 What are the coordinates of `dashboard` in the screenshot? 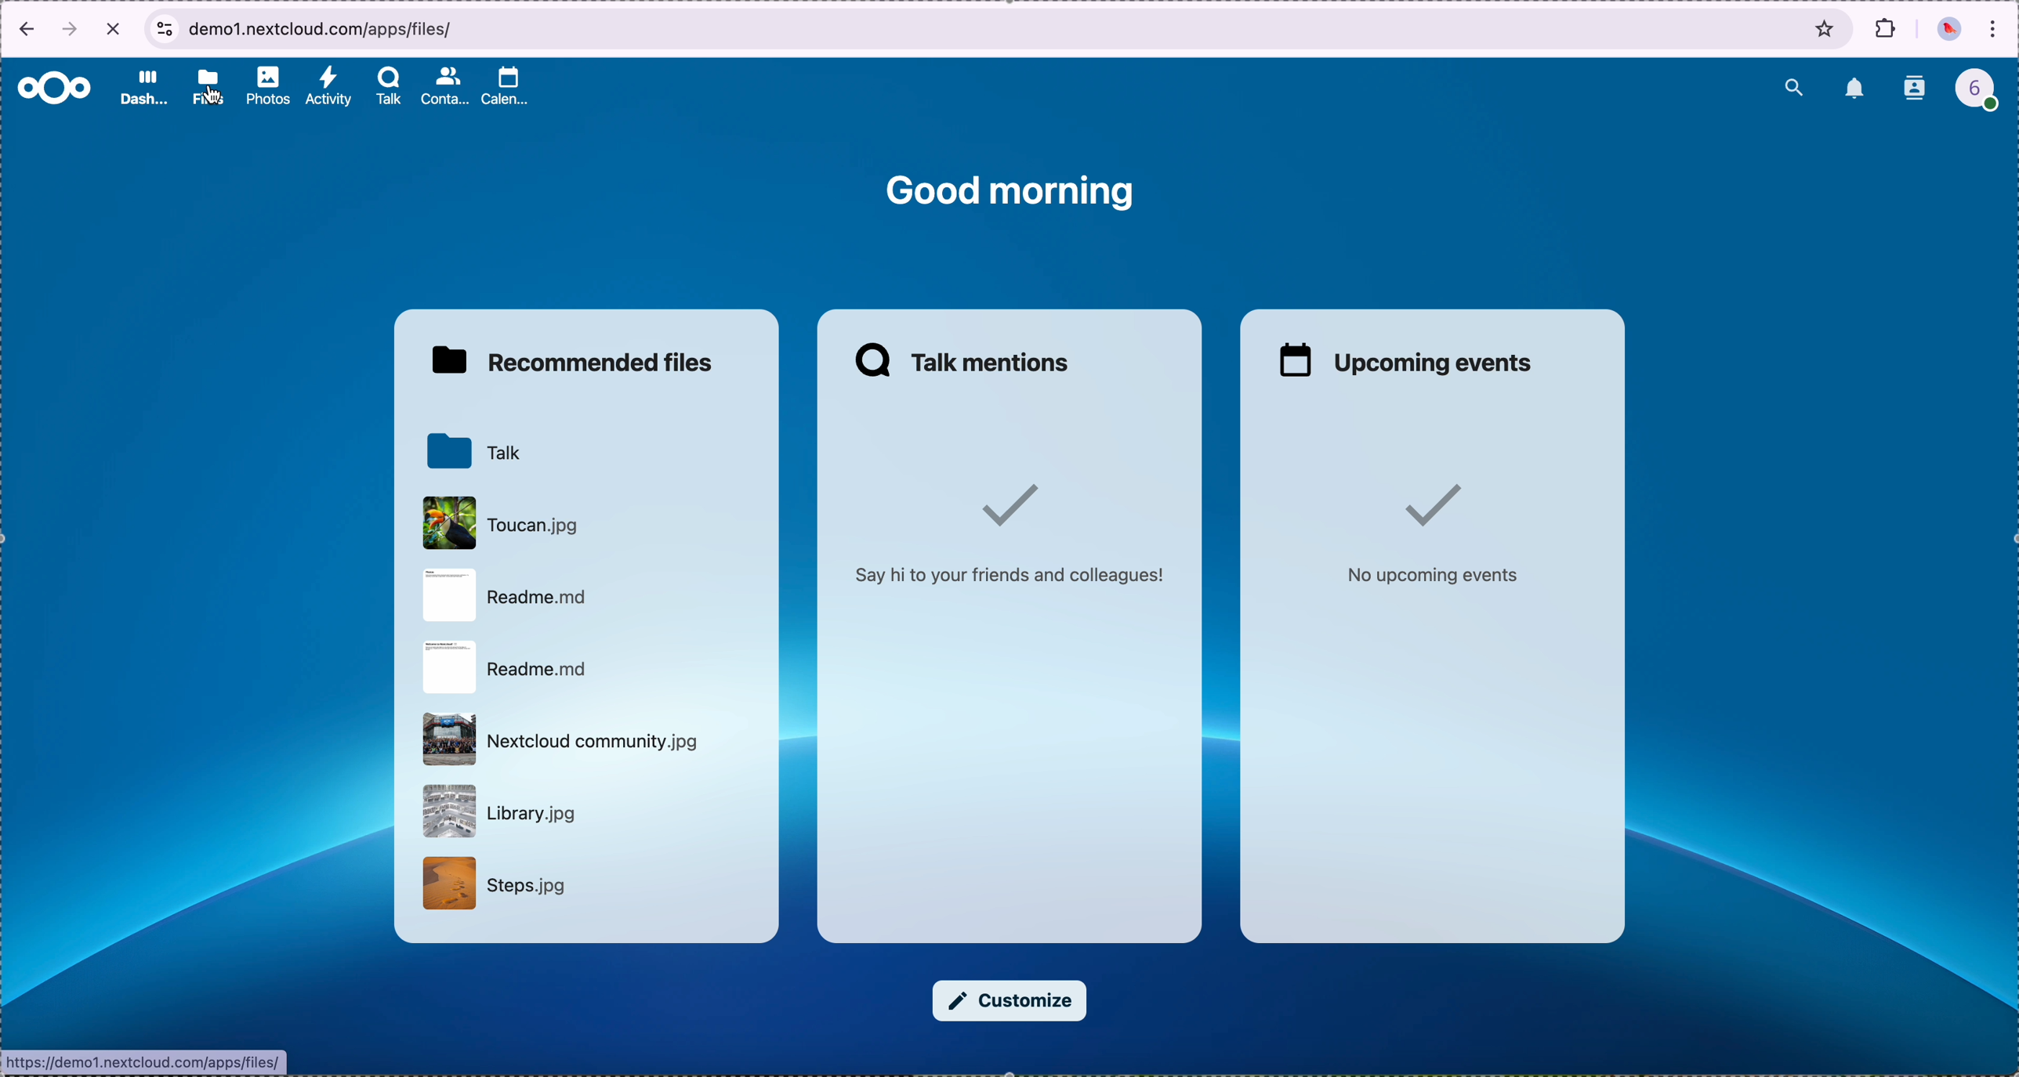 It's located at (143, 88).